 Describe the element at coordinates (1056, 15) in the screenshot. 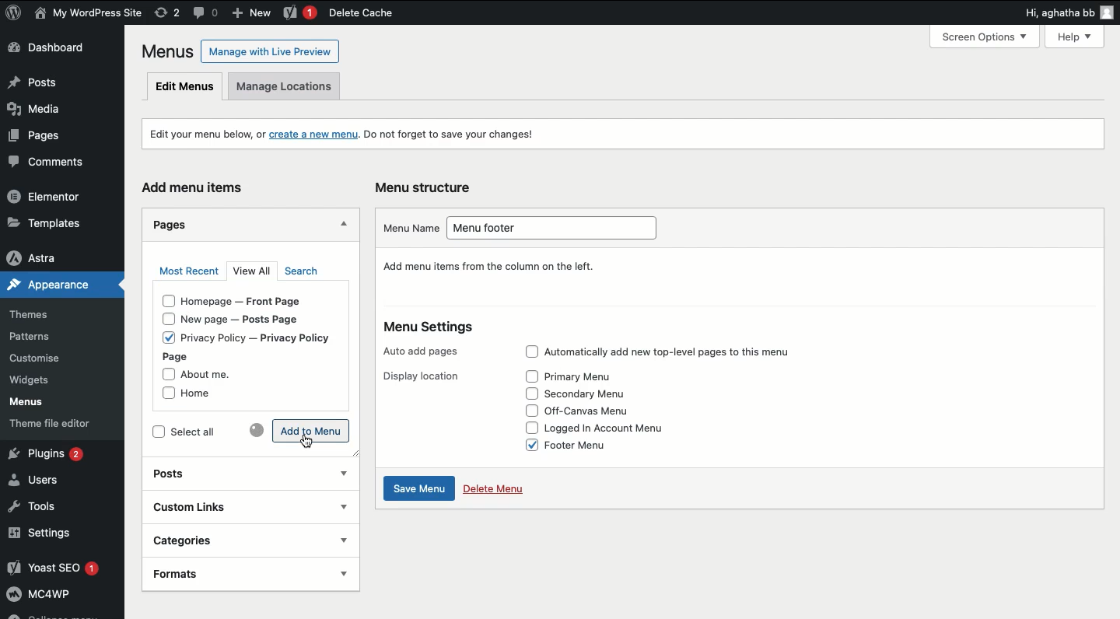

I see `Hi, agatha bb` at that location.